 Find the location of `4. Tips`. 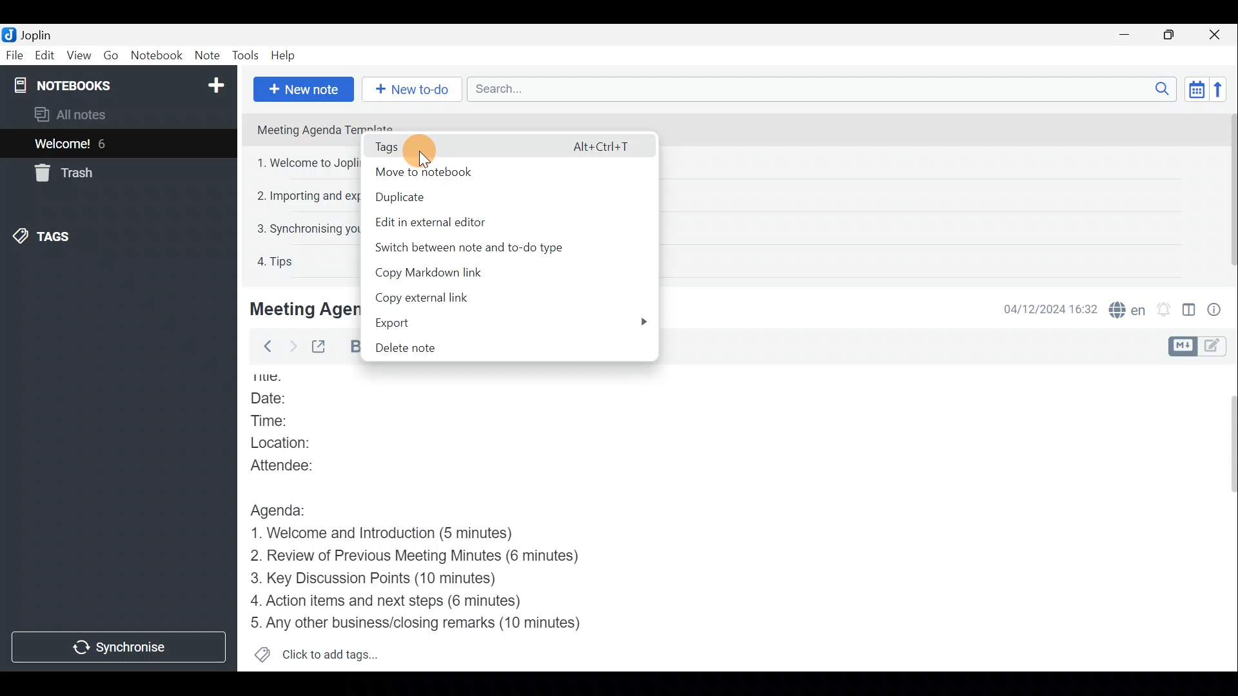

4. Tips is located at coordinates (276, 261).